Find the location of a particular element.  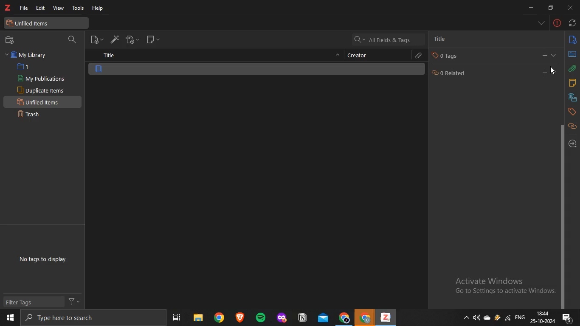

tags is located at coordinates (572, 112).